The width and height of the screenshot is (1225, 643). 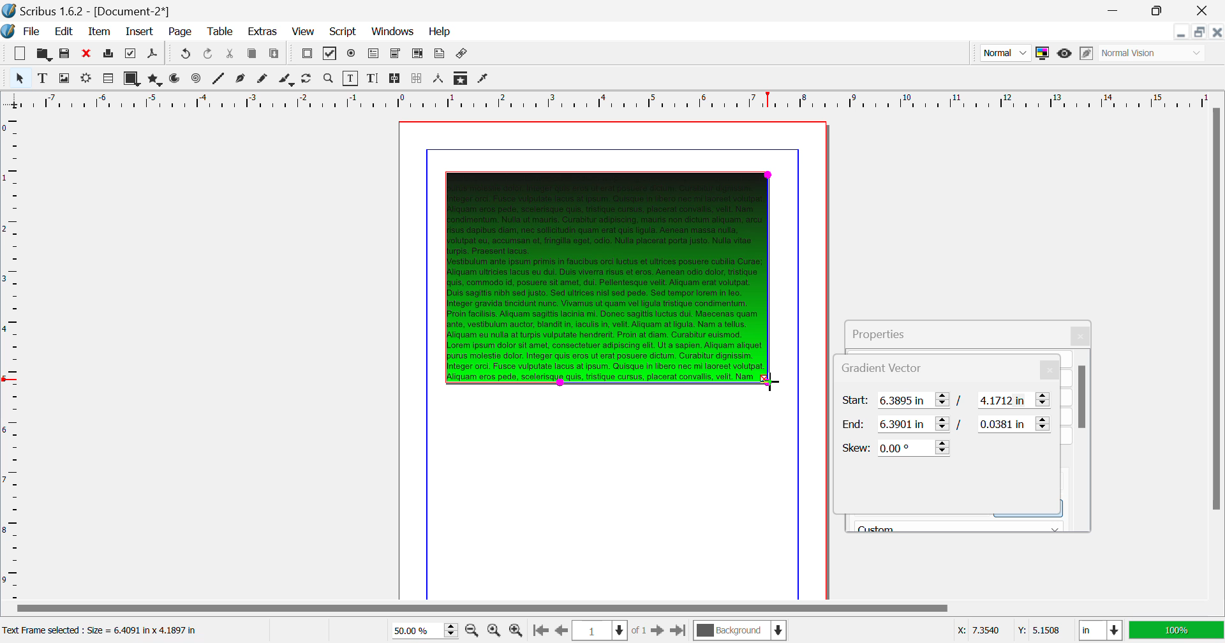 What do you see at coordinates (657, 630) in the screenshot?
I see `Next Page` at bounding box center [657, 630].